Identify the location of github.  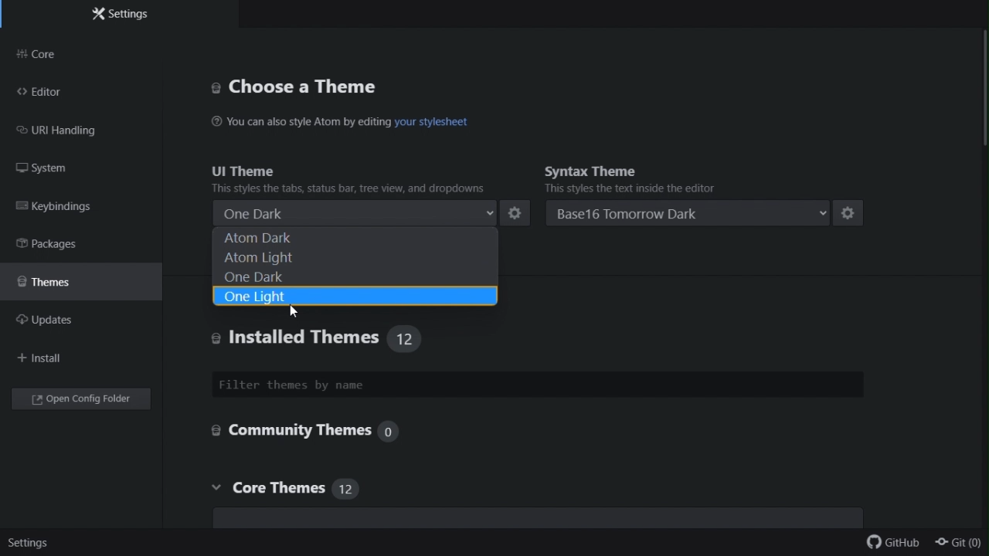
(894, 545).